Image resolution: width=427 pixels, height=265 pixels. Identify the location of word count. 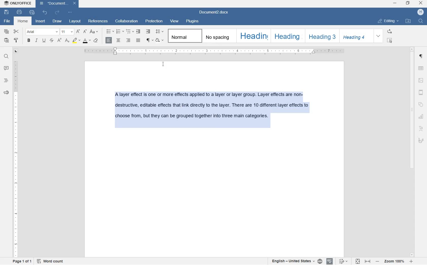
(50, 261).